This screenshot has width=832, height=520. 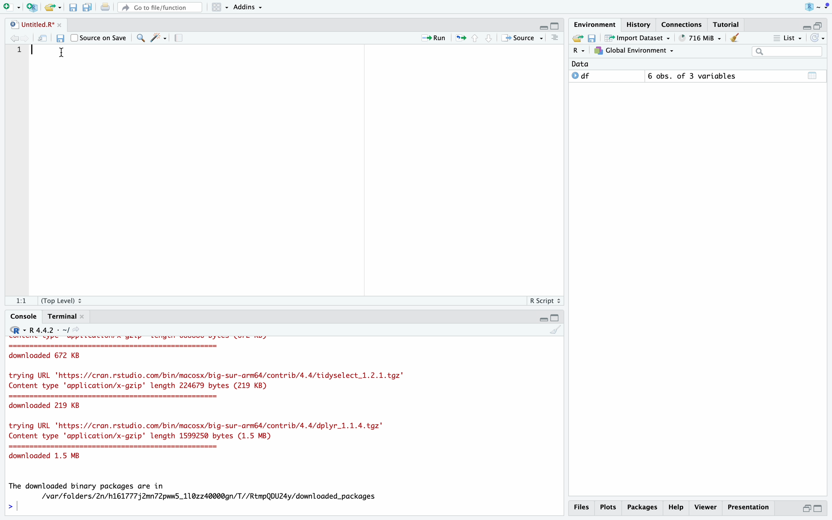 What do you see at coordinates (819, 509) in the screenshot?
I see `Full Height` at bounding box center [819, 509].